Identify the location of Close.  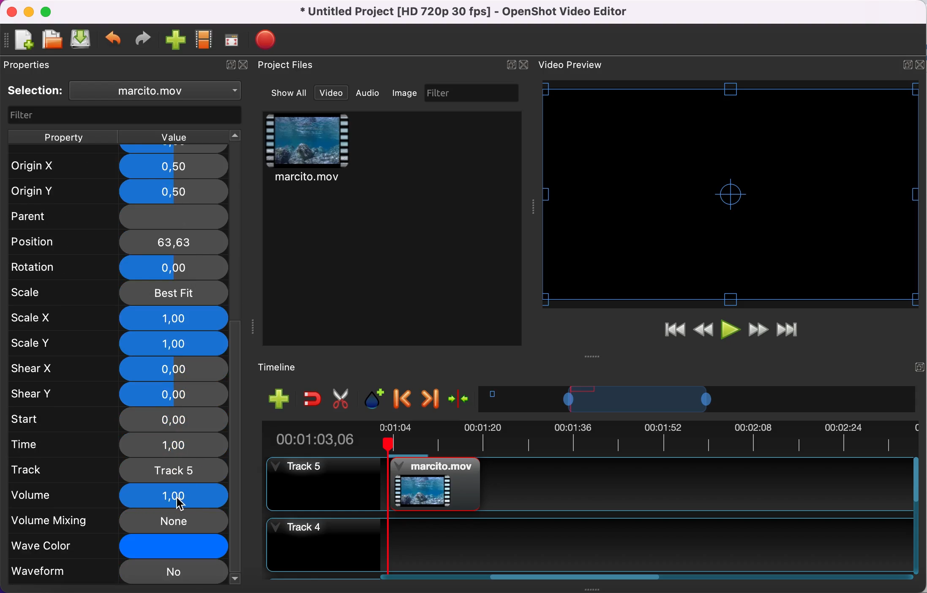
(523, 65).